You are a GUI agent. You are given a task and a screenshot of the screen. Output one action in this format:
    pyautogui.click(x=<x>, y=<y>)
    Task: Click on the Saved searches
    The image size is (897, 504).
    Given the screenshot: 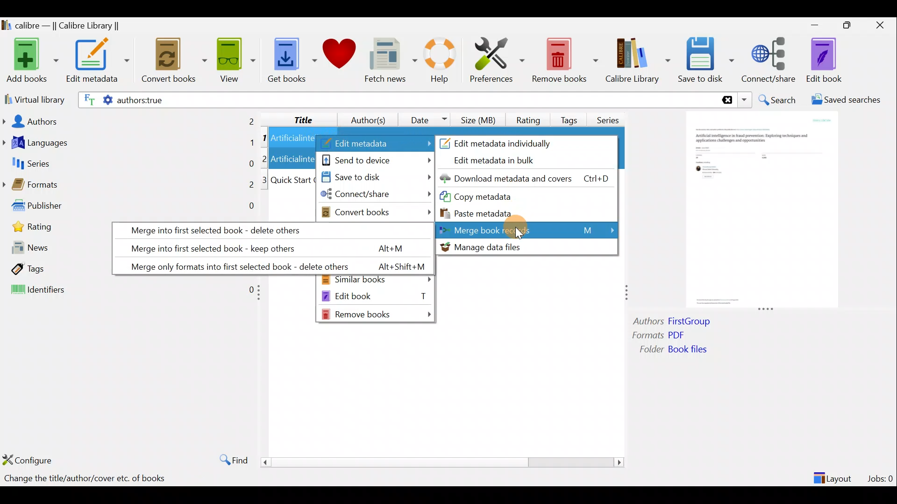 What is the action you would take?
    pyautogui.click(x=849, y=101)
    